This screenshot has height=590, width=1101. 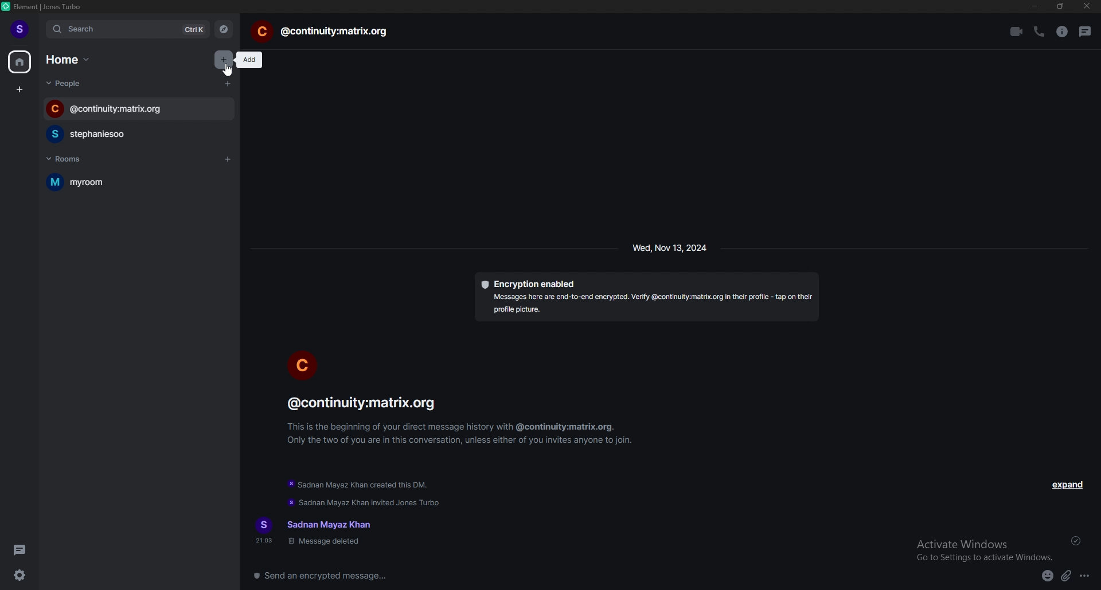 I want to click on chat, so click(x=134, y=134).